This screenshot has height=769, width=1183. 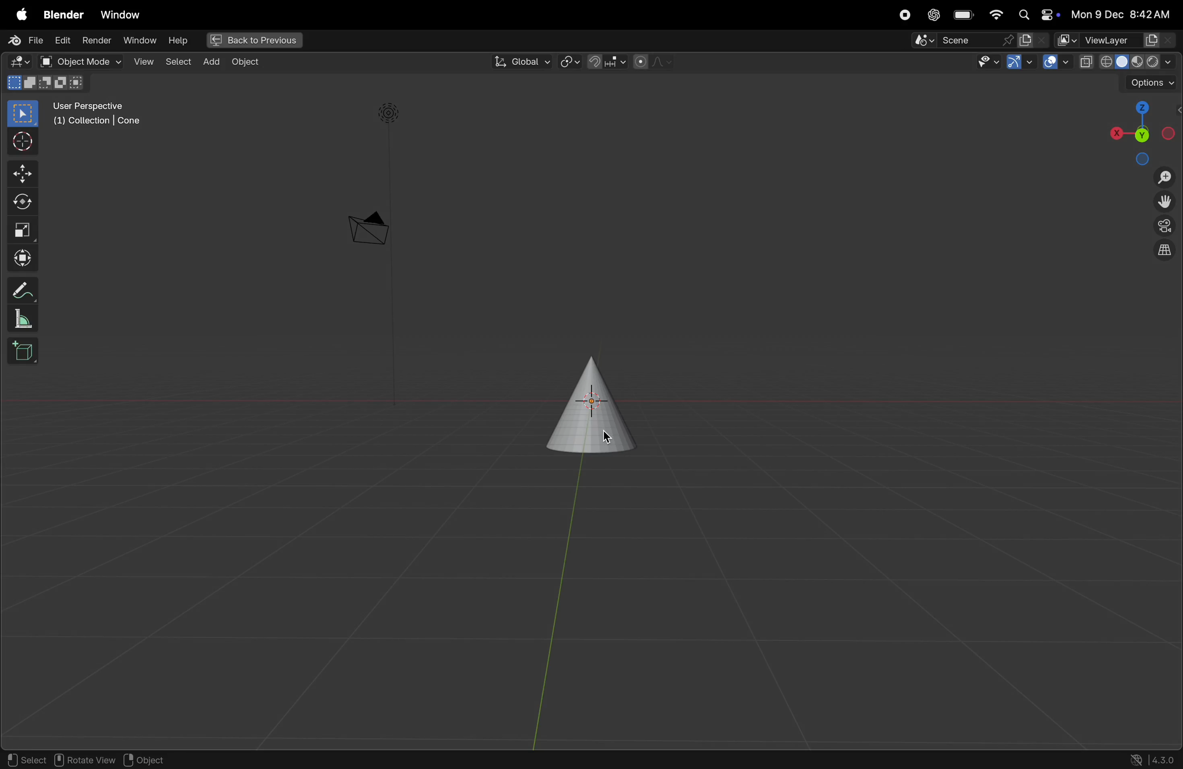 I want to click on show gimzo, so click(x=1018, y=63).